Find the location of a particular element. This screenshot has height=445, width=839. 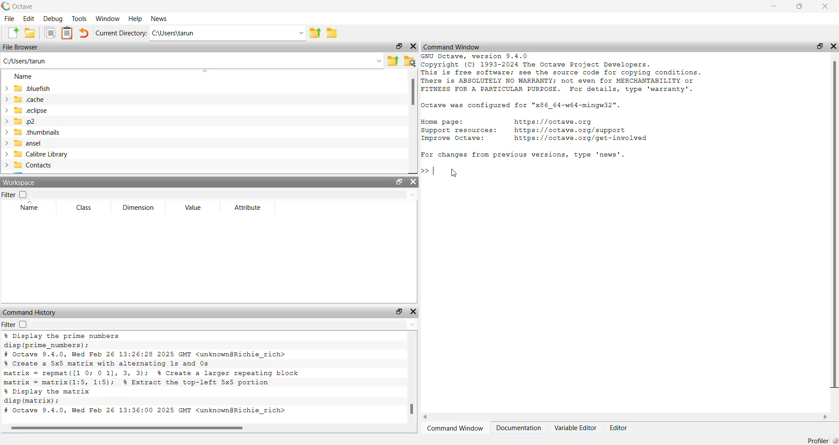

help is located at coordinates (134, 18).